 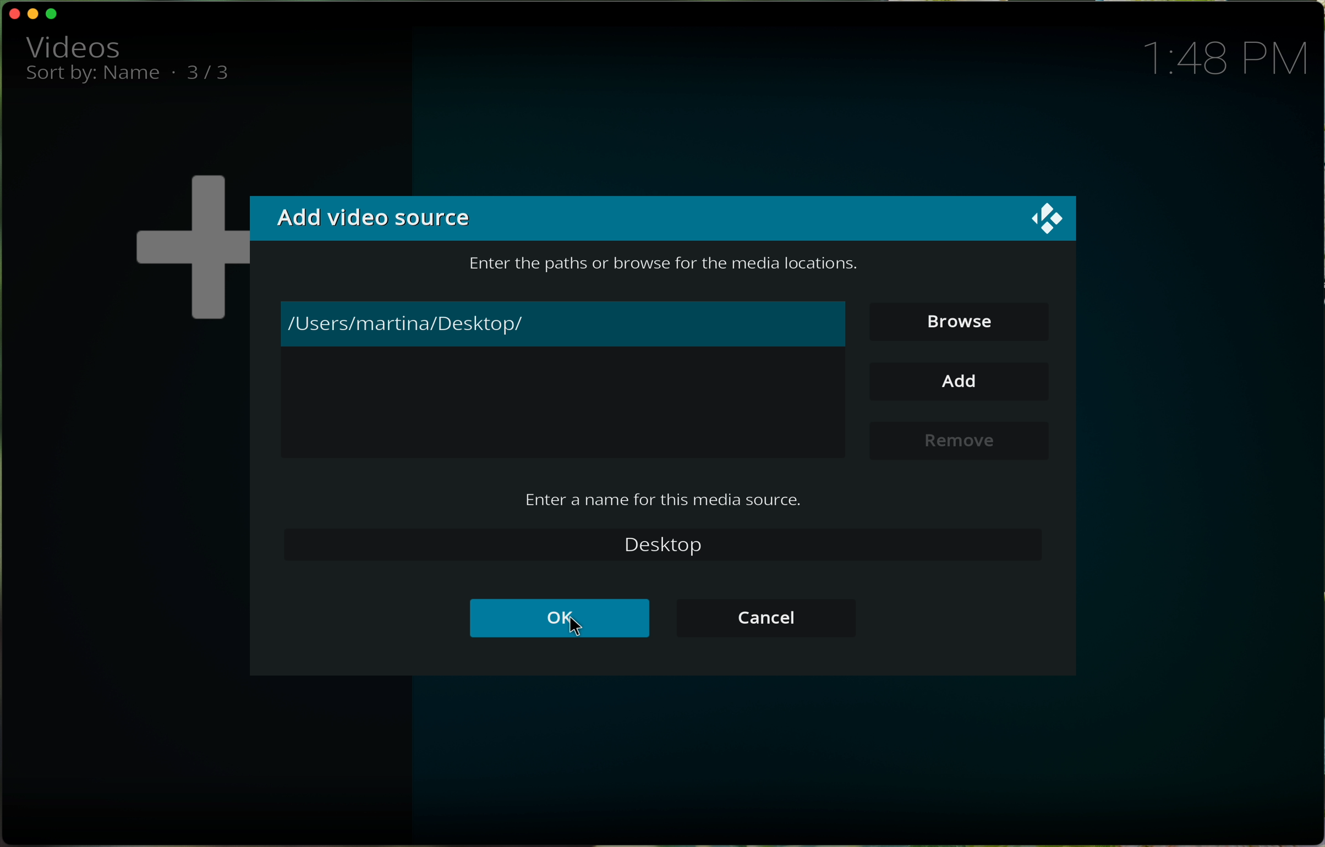 I want to click on cursor, so click(x=576, y=629).